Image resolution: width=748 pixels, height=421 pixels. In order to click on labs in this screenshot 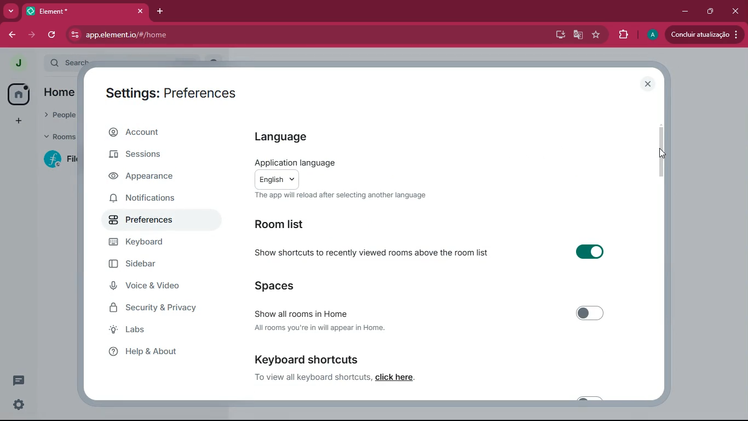, I will do `click(149, 332)`.